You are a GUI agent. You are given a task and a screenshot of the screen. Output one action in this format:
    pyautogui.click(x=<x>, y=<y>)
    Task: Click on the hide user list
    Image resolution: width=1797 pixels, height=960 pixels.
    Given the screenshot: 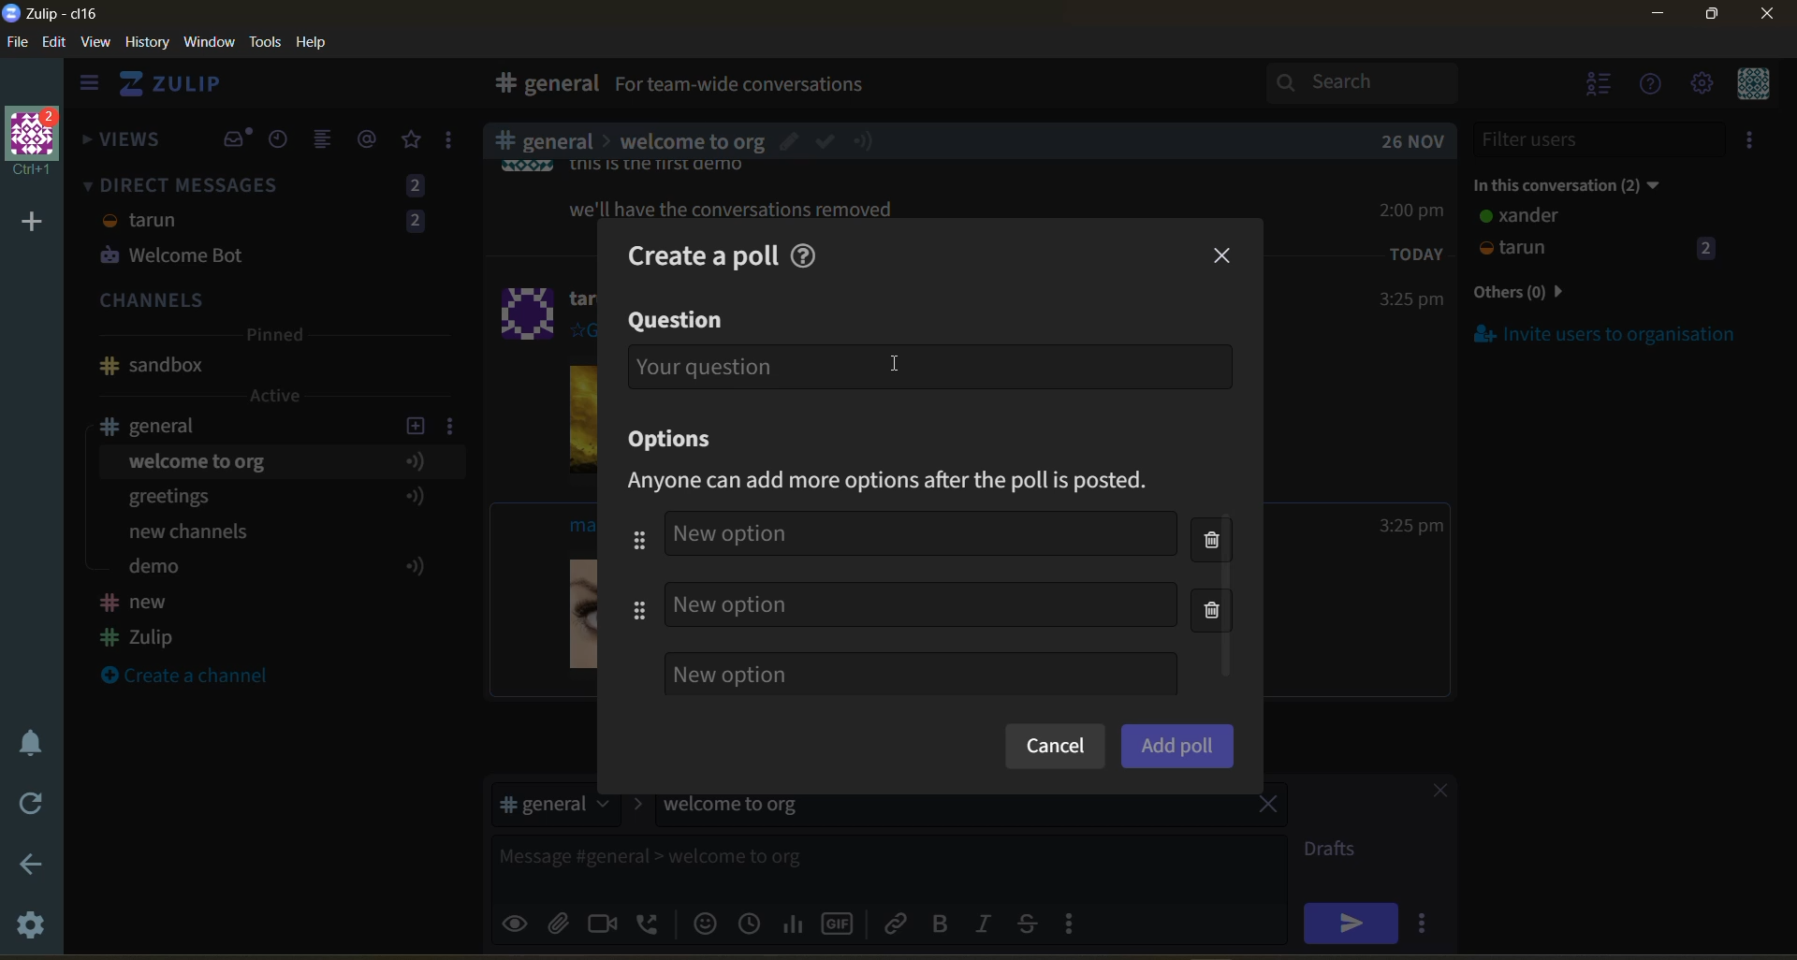 What is the action you would take?
    pyautogui.click(x=1600, y=86)
    